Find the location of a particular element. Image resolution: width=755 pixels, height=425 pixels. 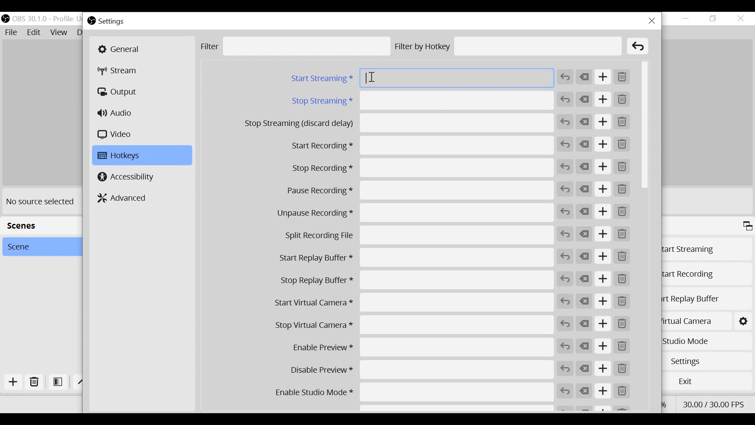

OBS Studio Desktop icon is located at coordinates (92, 20).